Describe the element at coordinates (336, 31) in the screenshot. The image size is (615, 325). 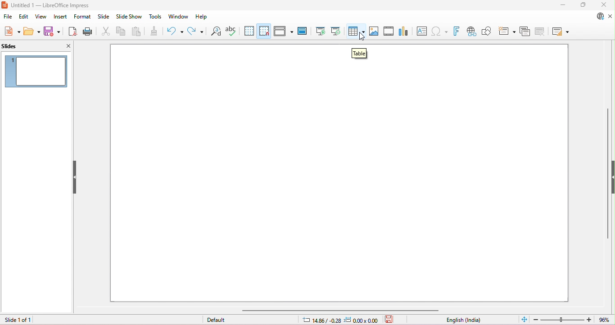
I see `start from current` at that location.